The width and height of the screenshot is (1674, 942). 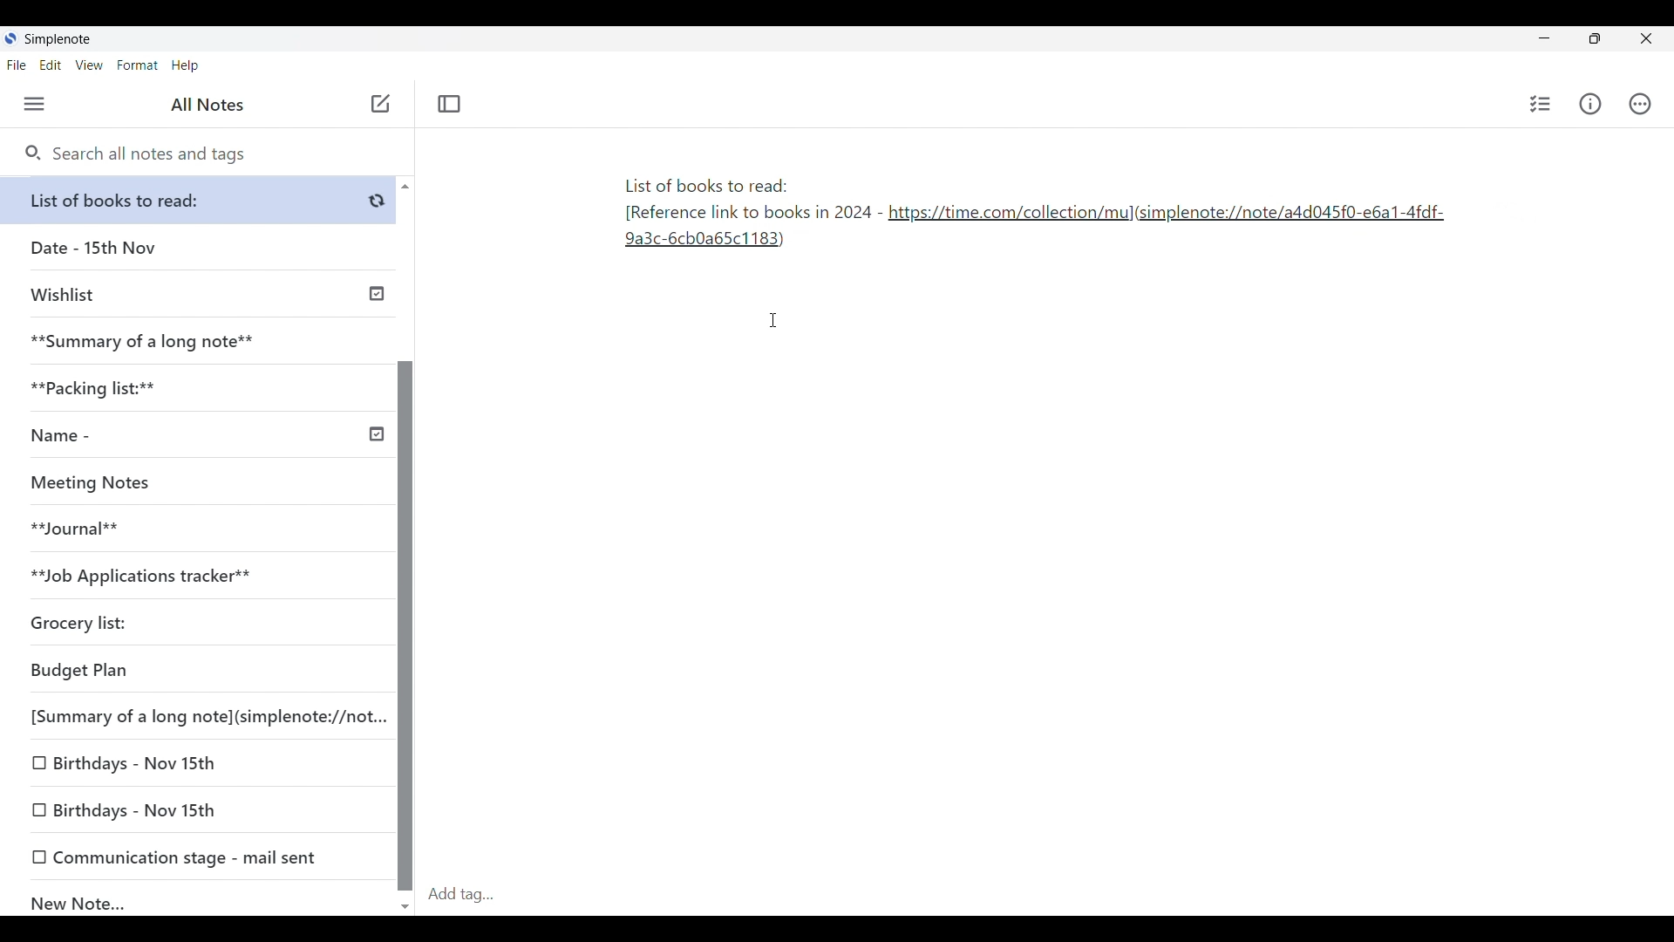 I want to click on Edit, so click(x=51, y=65).